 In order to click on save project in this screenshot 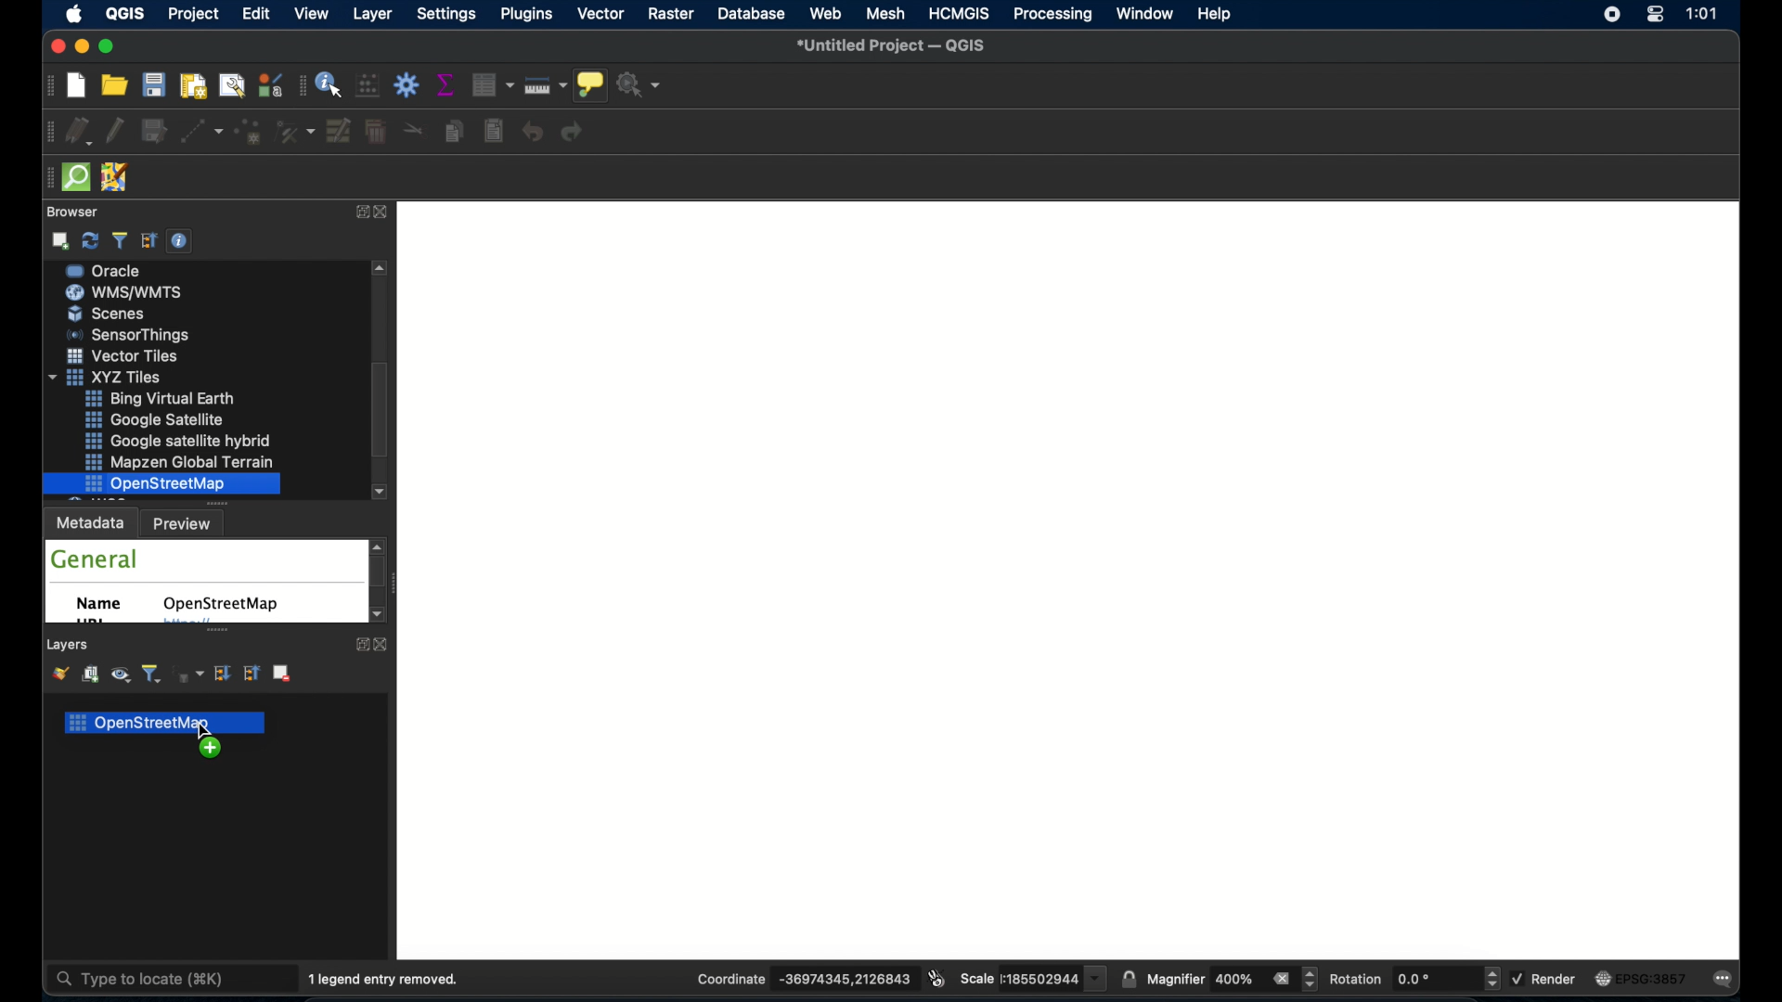, I will do `click(155, 87)`.